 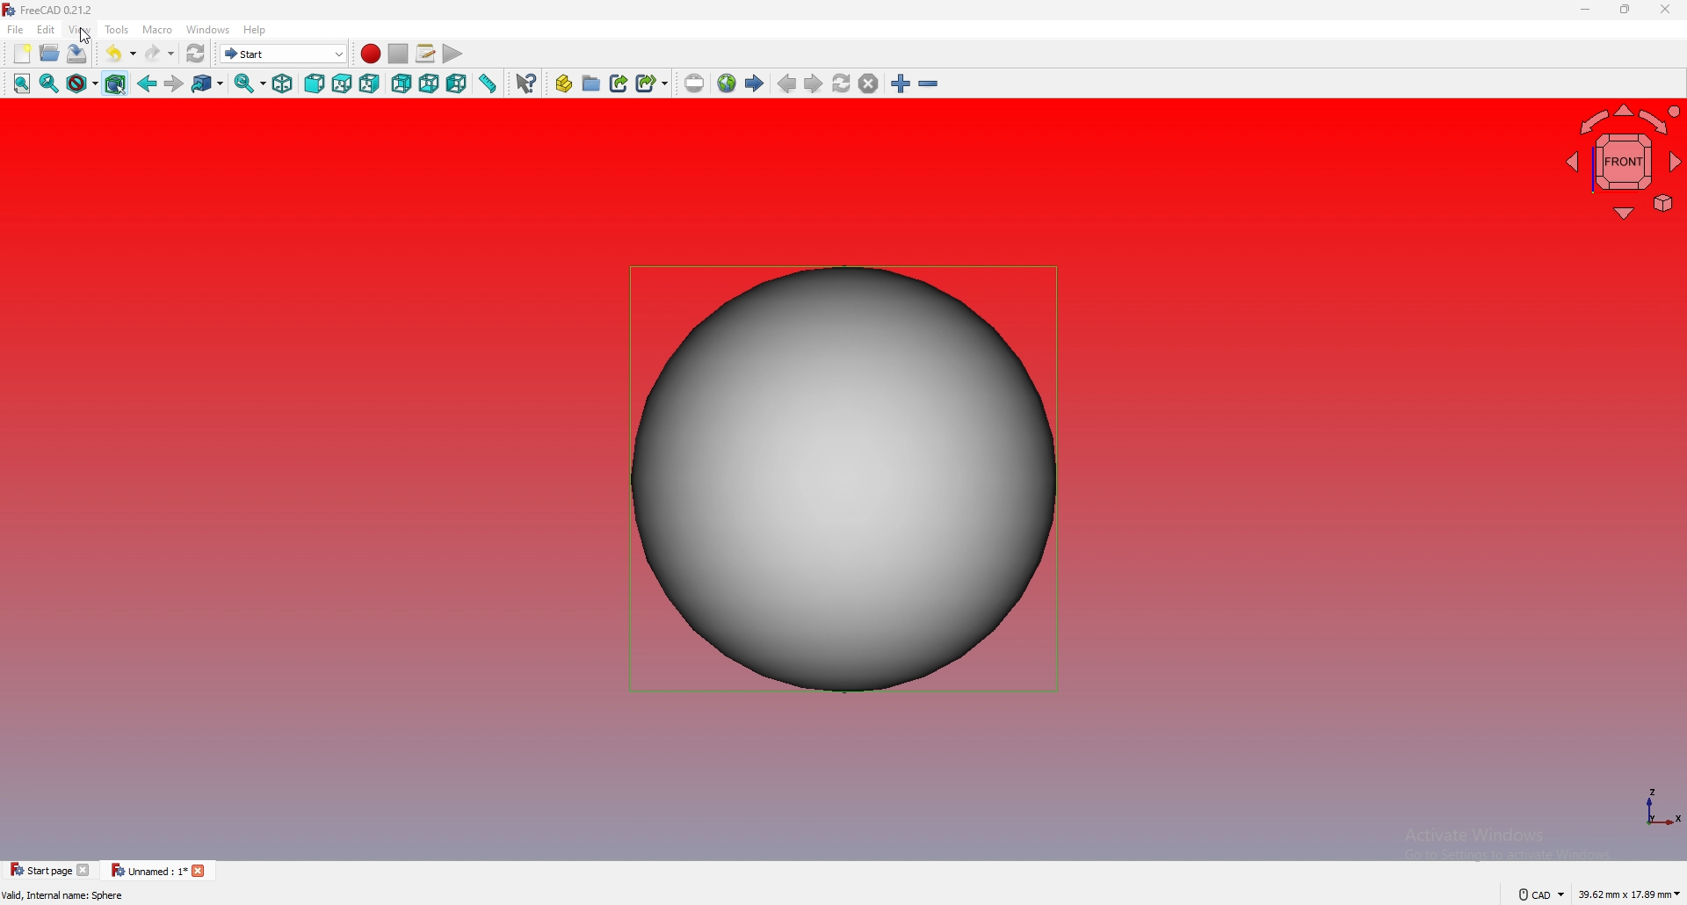 I want to click on top, so click(x=342, y=83).